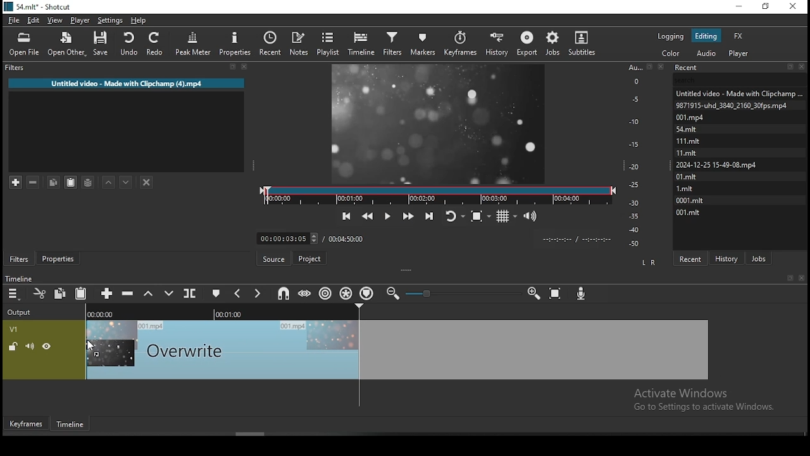 This screenshot has width=810, height=456. Describe the element at coordinates (128, 293) in the screenshot. I see `ripple delete` at that location.